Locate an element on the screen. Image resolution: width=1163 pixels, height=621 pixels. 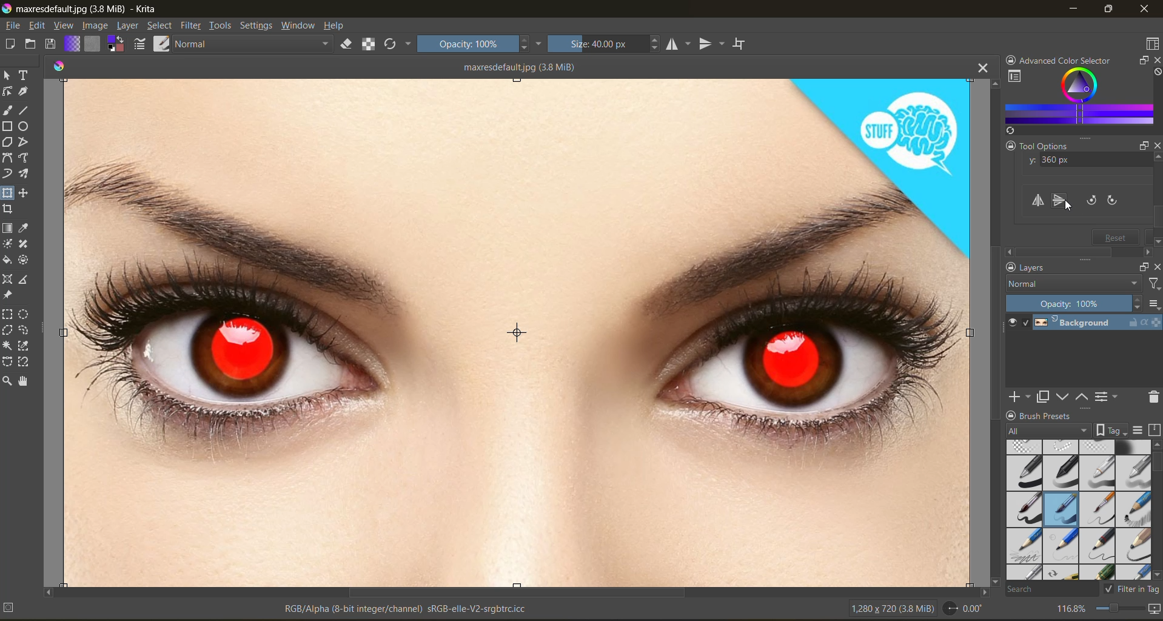
filter is located at coordinates (1152, 283).